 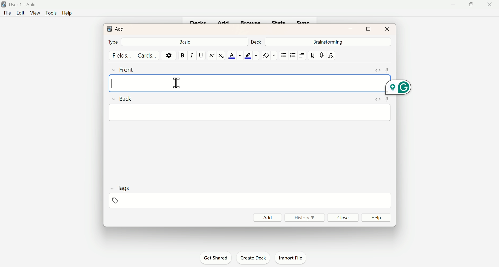 What do you see at coordinates (218, 258) in the screenshot?
I see `Get Shared` at bounding box center [218, 258].